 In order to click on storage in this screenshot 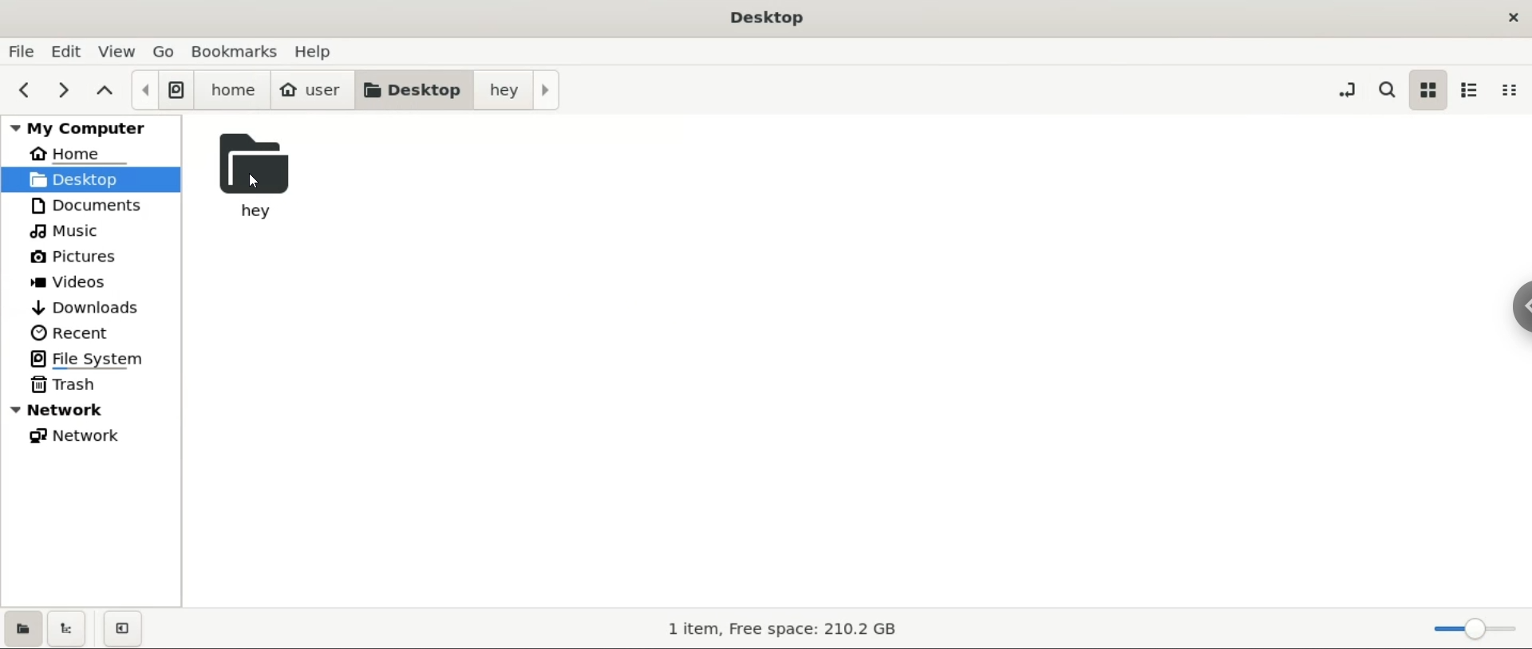, I will do `click(781, 630)`.